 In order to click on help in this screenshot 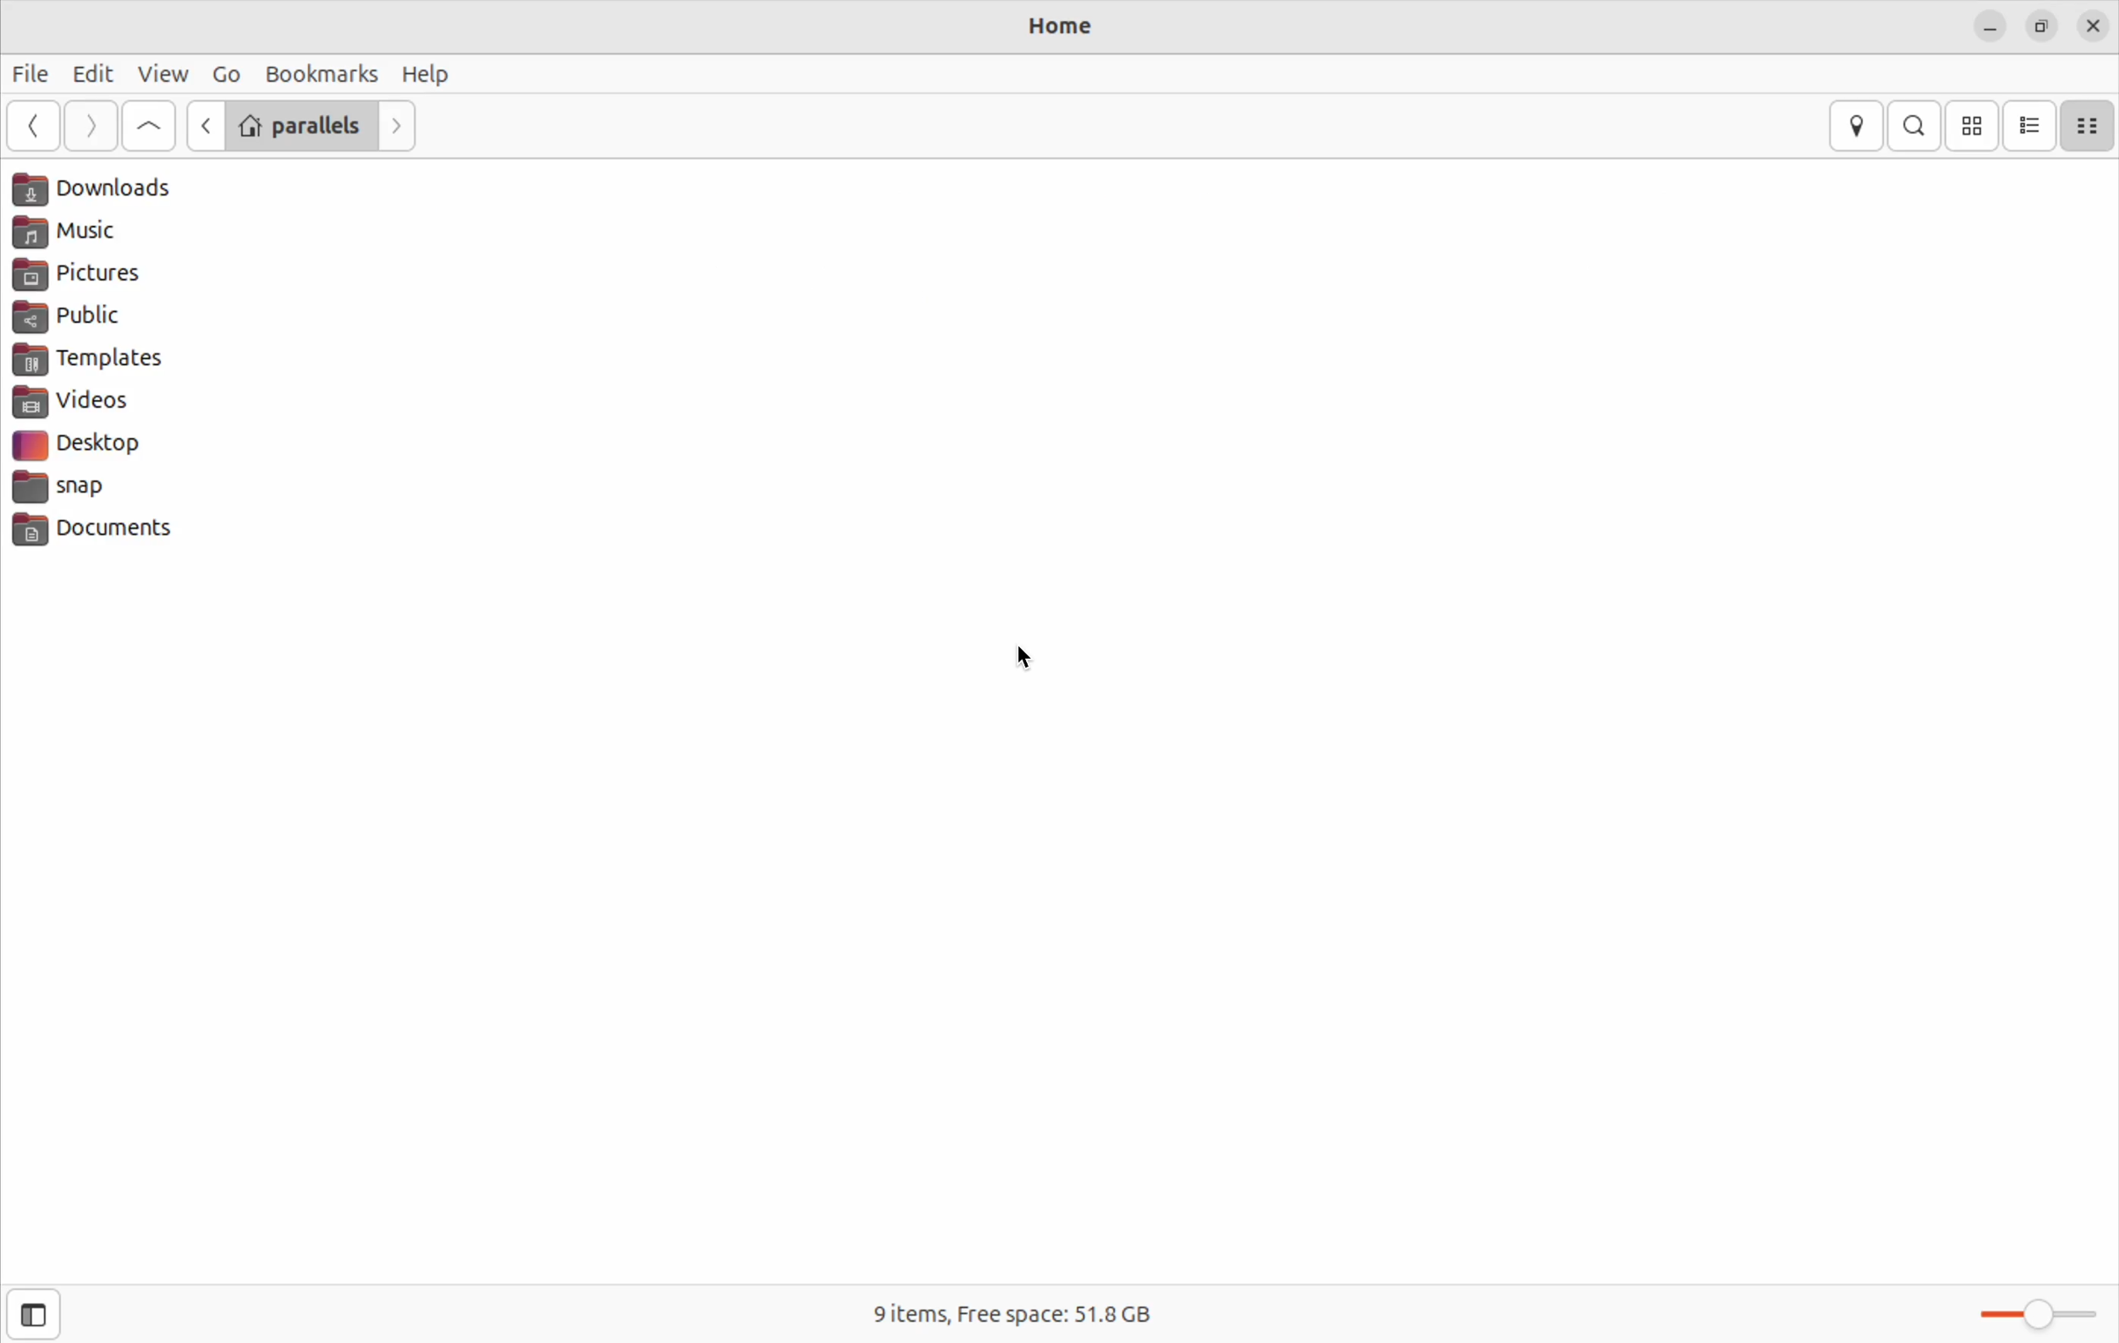, I will do `click(429, 73)`.